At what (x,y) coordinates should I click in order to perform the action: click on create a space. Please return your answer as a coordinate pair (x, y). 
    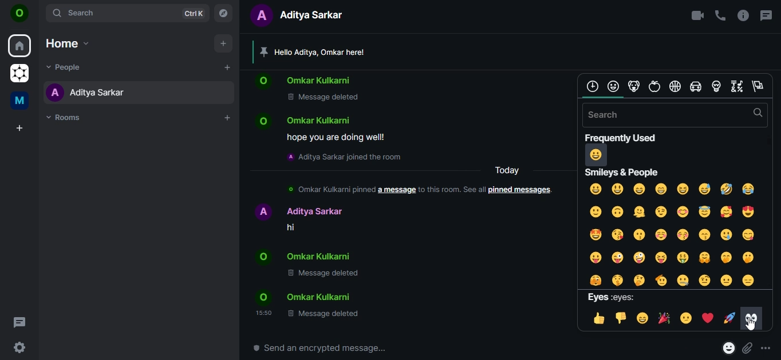
    Looking at the image, I should click on (19, 129).